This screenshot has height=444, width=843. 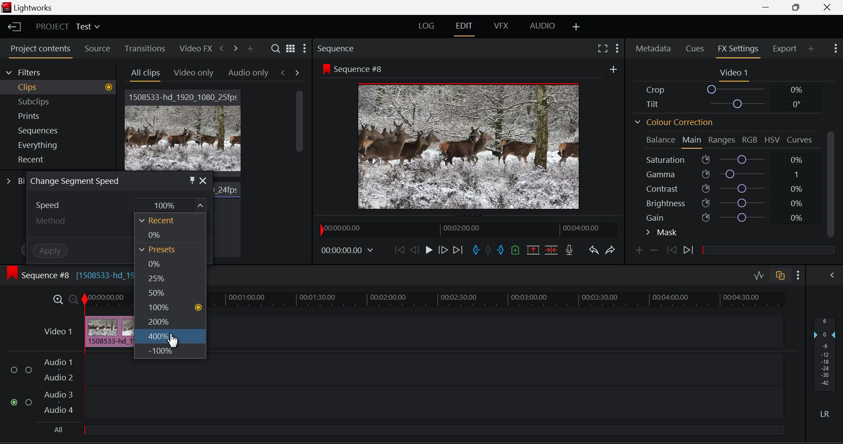 What do you see at coordinates (109, 332) in the screenshot?
I see `Cursor on Clip in Timeline` at bounding box center [109, 332].